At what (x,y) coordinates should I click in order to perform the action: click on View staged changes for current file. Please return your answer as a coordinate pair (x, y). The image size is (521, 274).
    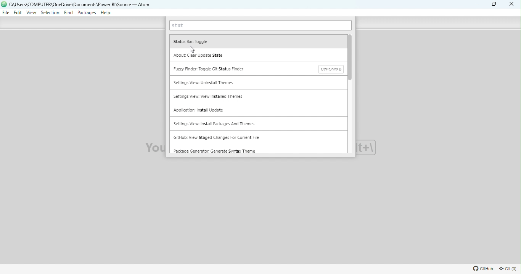
    Looking at the image, I should click on (235, 137).